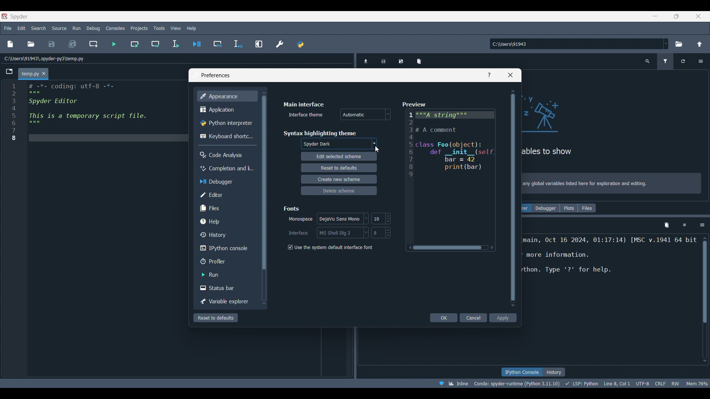  What do you see at coordinates (216, 318) in the screenshot?
I see `Reset to defaults` at bounding box center [216, 318].